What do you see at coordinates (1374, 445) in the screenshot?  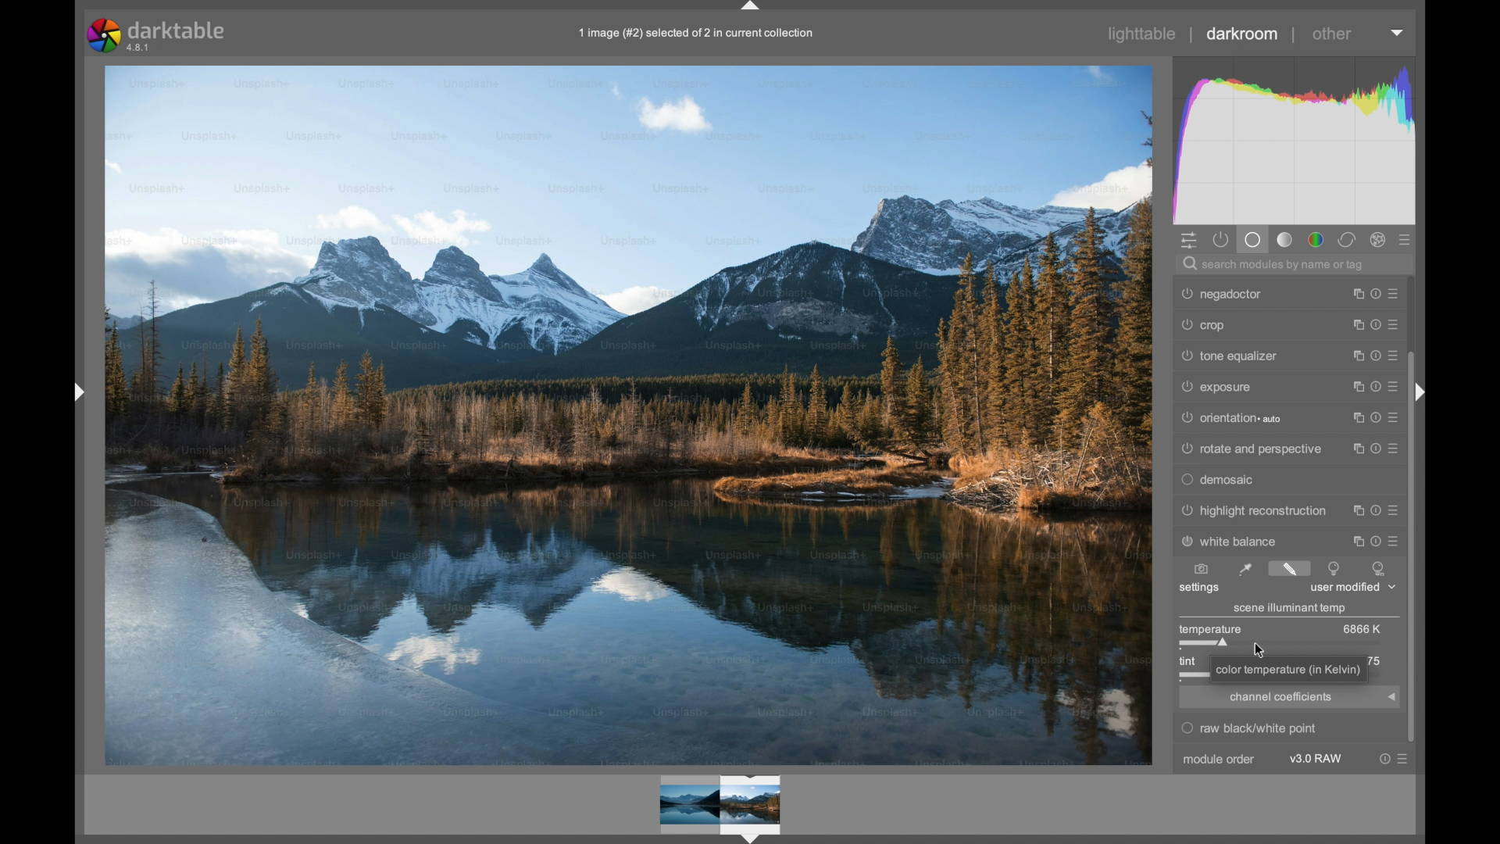 I see `reset parameters` at bounding box center [1374, 445].